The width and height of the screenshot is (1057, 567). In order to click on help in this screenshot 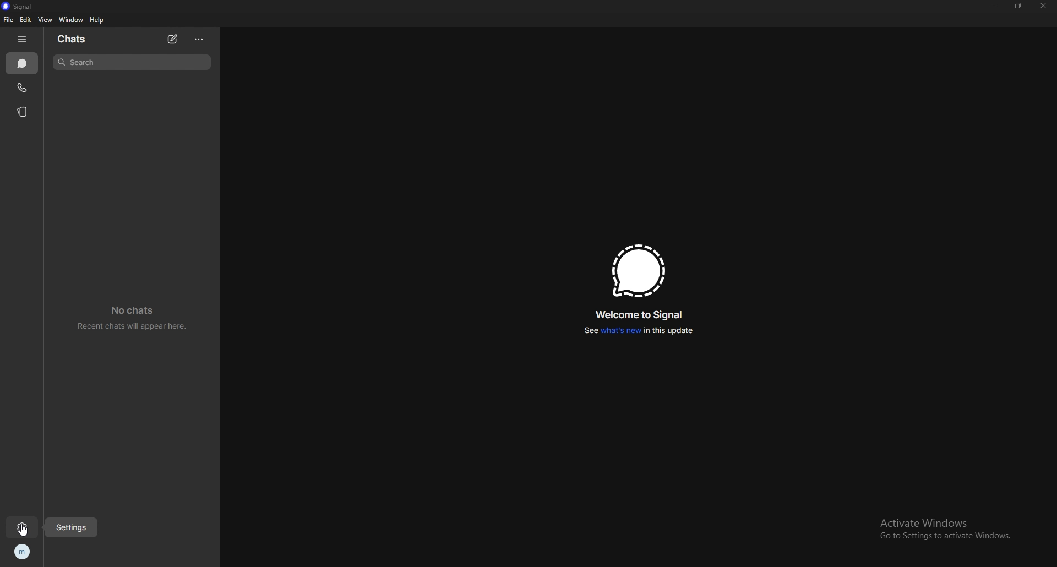, I will do `click(98, 20)`.